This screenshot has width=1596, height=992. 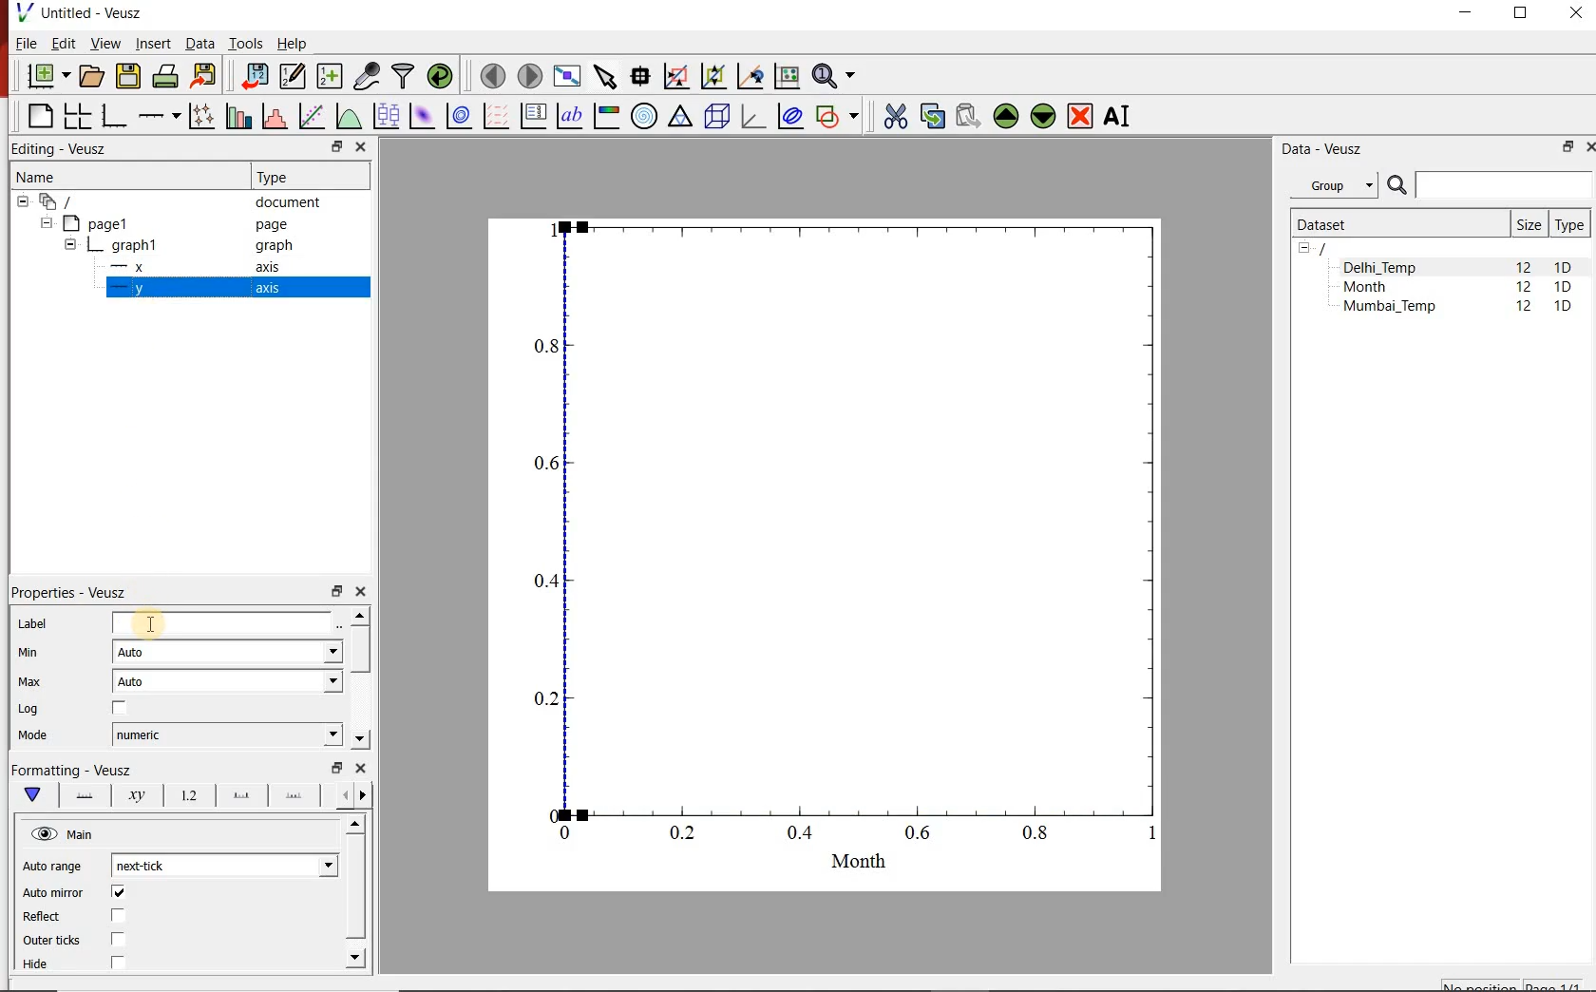 I want to click on Log, so click(x=29, y=709).